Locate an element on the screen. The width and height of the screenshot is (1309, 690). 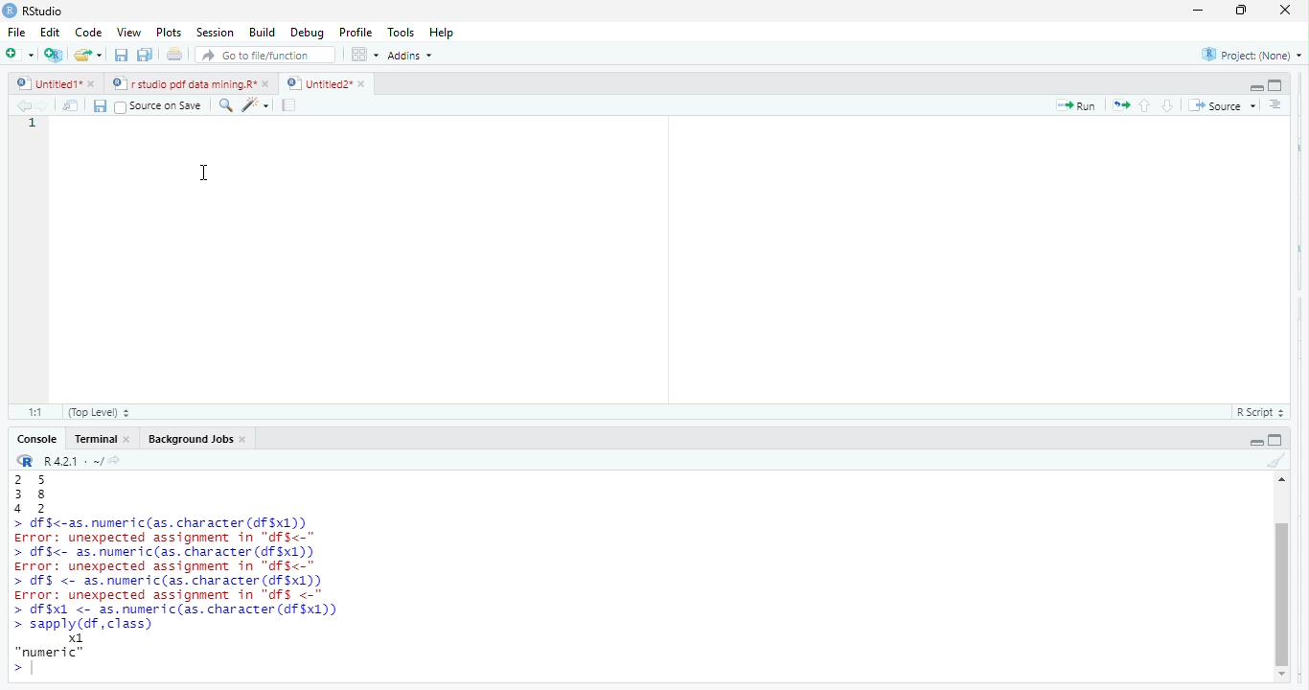
 Project: (None)  is located at coordinates (1252, 56).